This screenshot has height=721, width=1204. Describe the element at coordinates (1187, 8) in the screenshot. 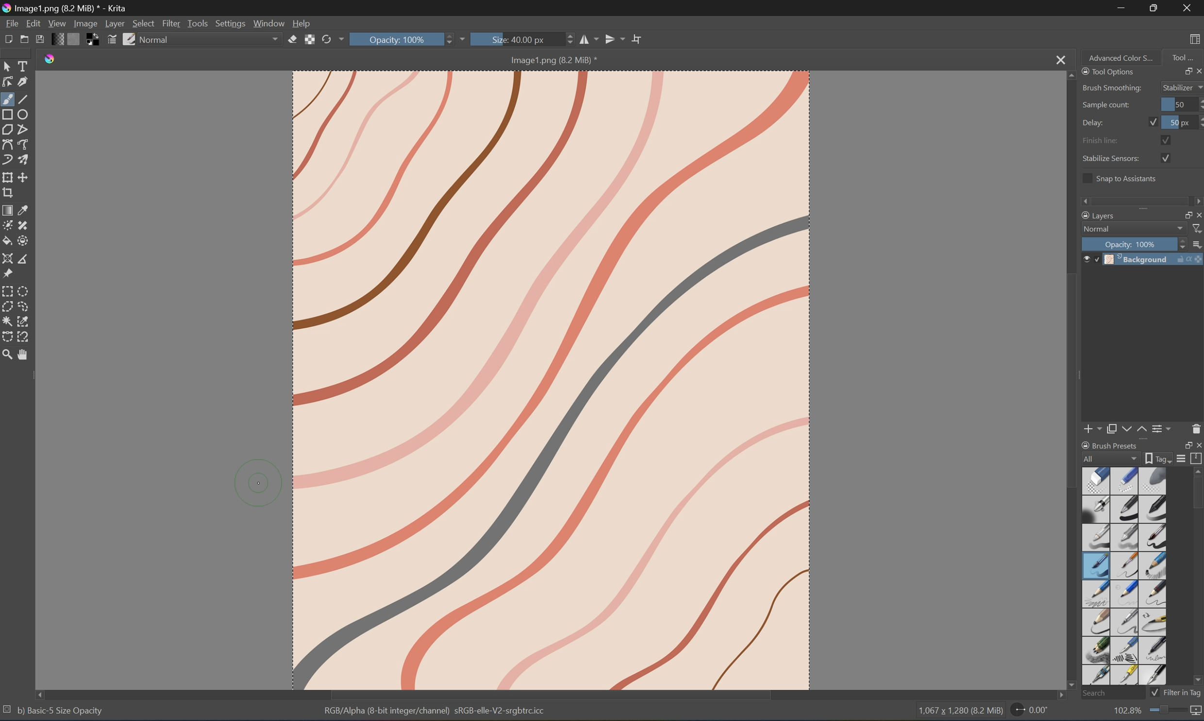

I see `Close` at that location.